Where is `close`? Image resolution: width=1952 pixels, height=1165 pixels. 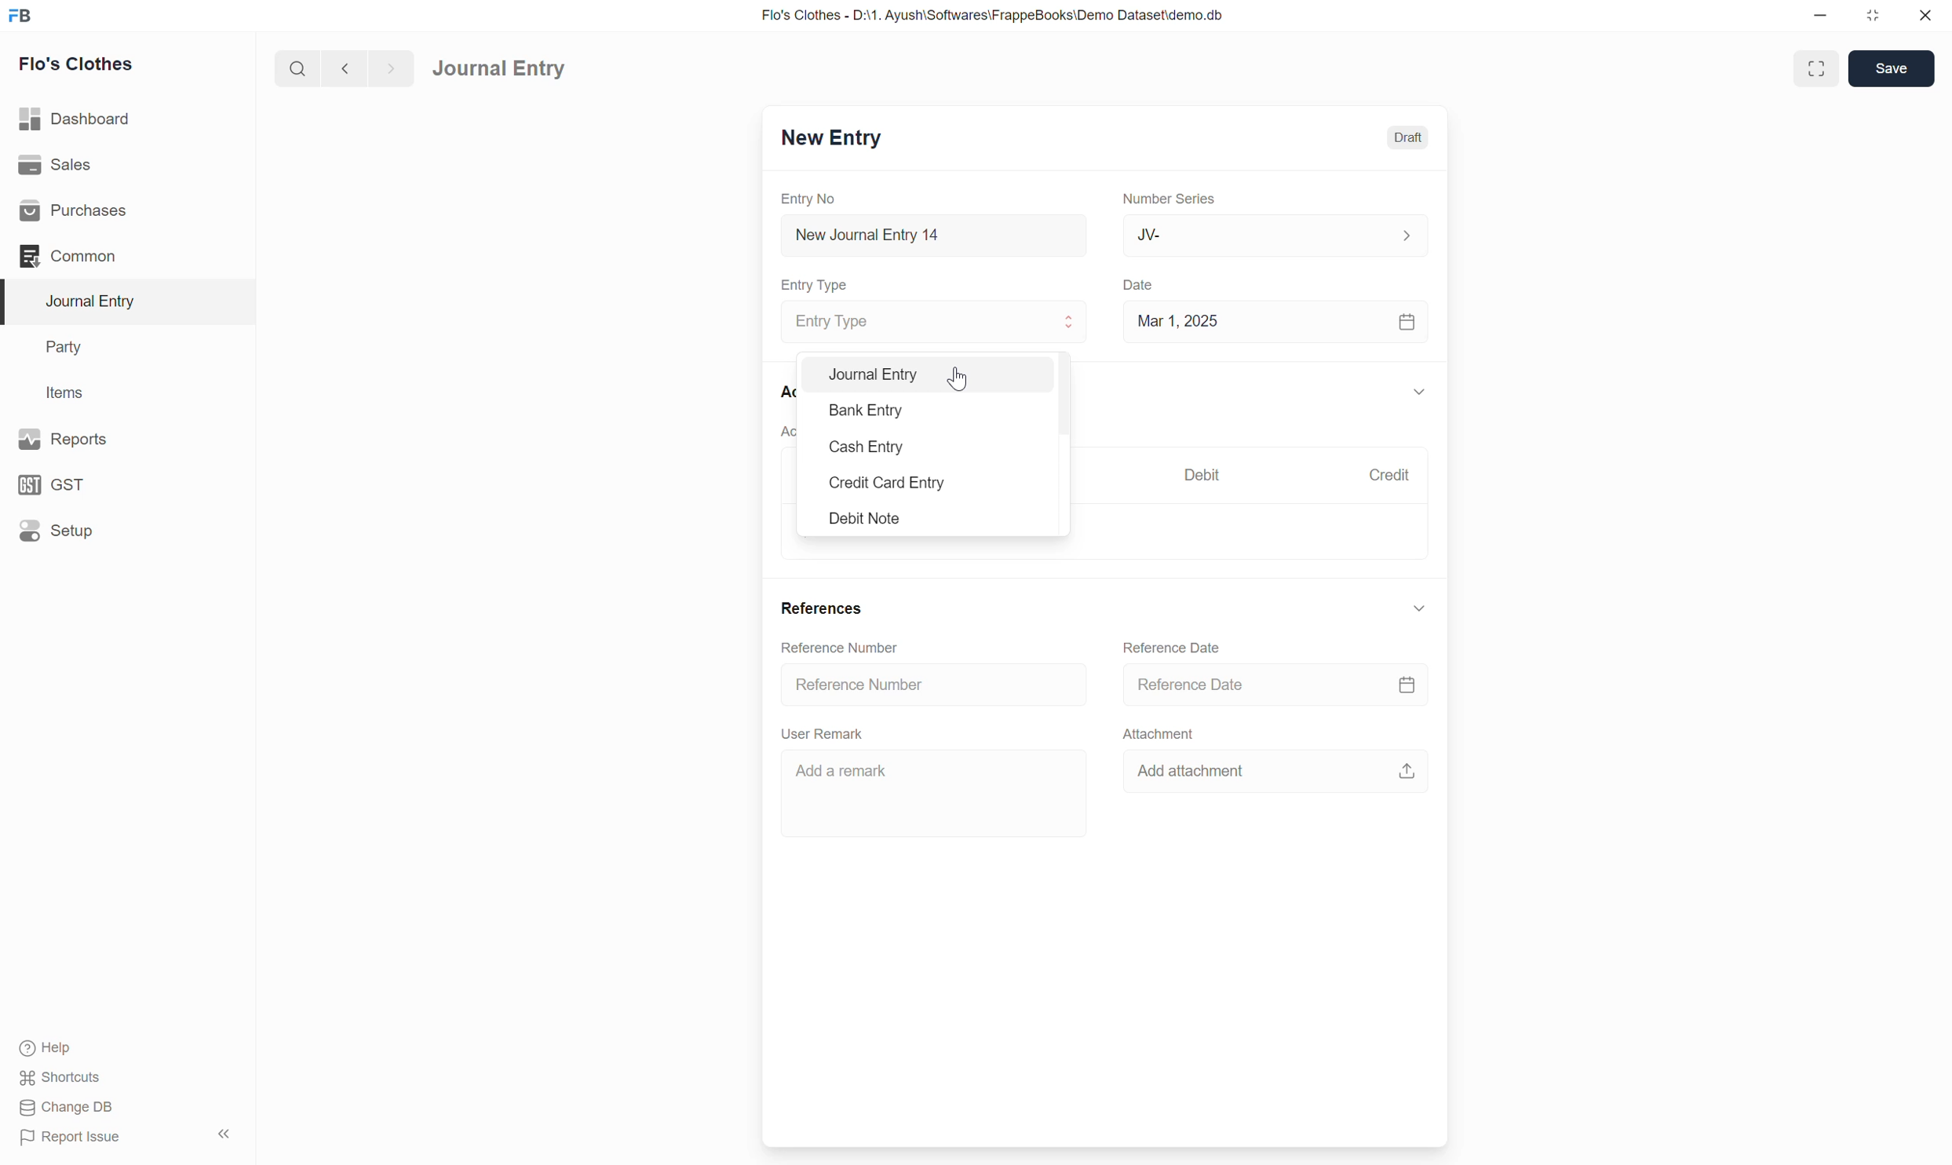 close is located at coordinates (1925, 15).